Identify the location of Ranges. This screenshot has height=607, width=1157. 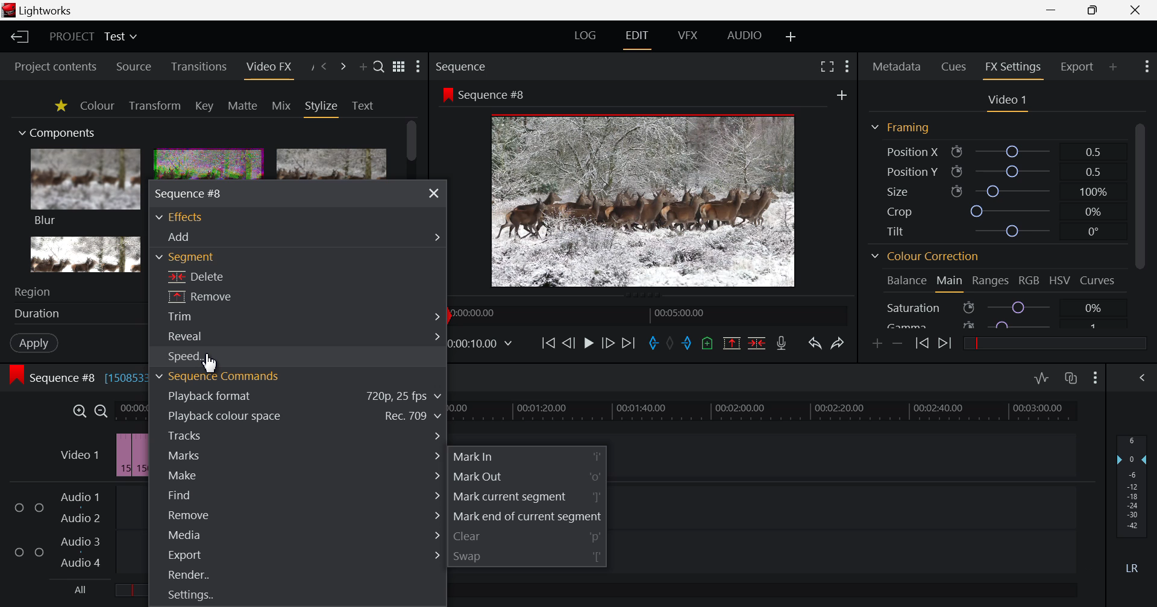
(992, 281).